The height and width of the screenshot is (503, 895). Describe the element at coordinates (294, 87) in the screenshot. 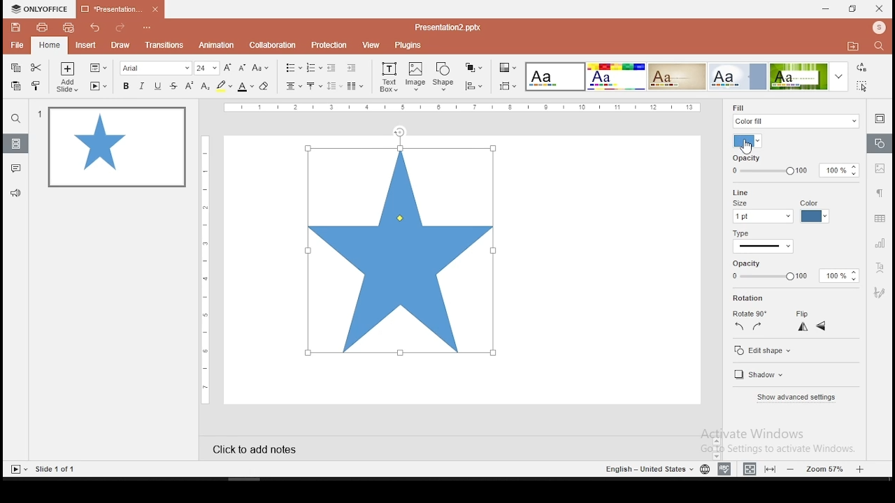

I see `horizontal alignment` at that location.